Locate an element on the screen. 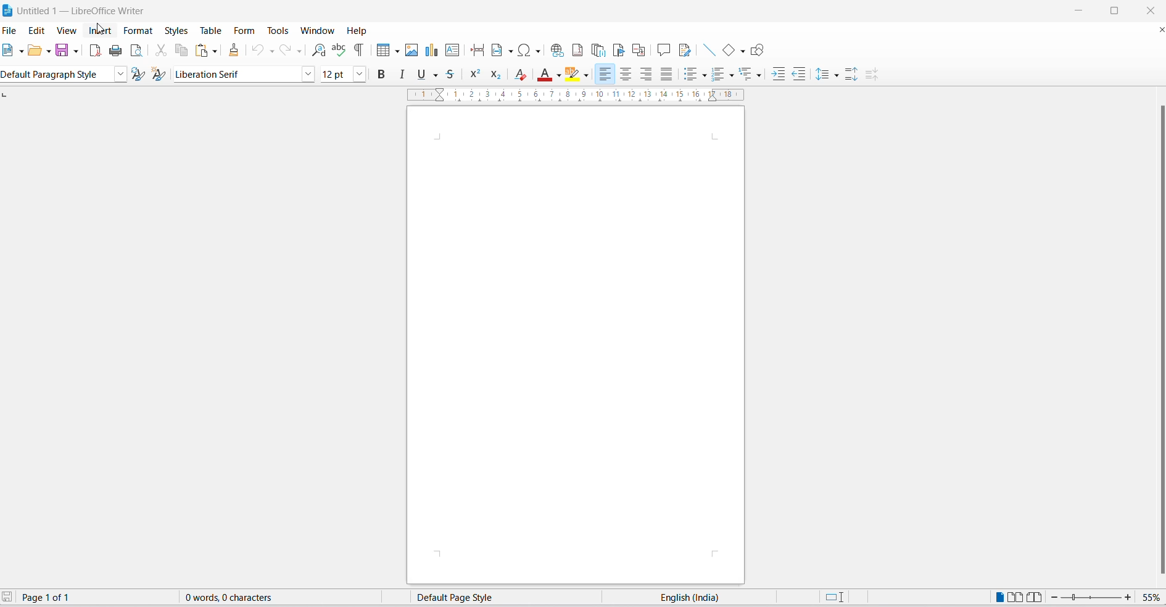 This screenshot has height=607, width=1166. 0 words, 0 characters is located at coordinates (240, 598).